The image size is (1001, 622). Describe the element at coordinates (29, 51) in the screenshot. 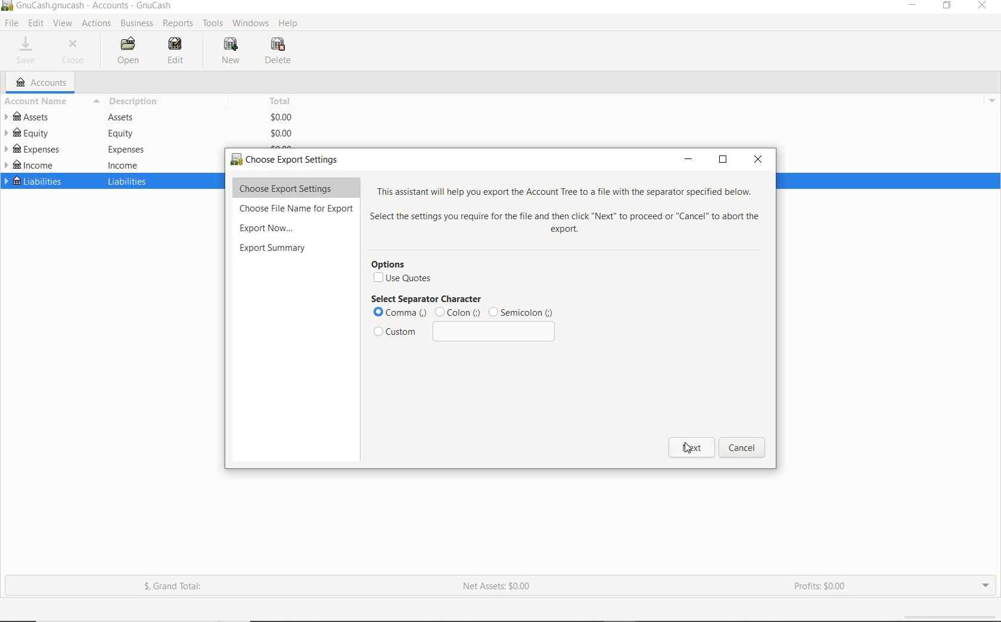

I see `SAVE` at that location.